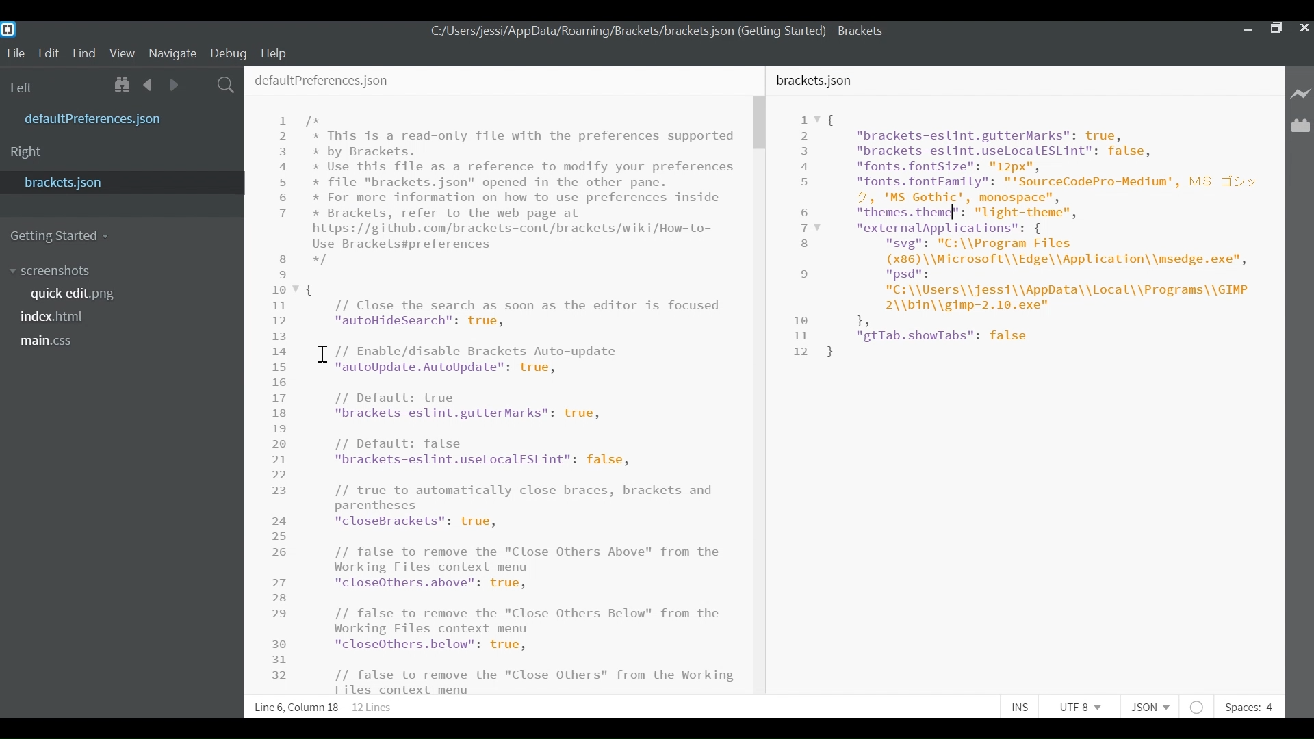 The height and width of the screenshot is (739, 1314). Describe the element at coordinates (49, 53) in the screenshot. I see `Edit` at that location.